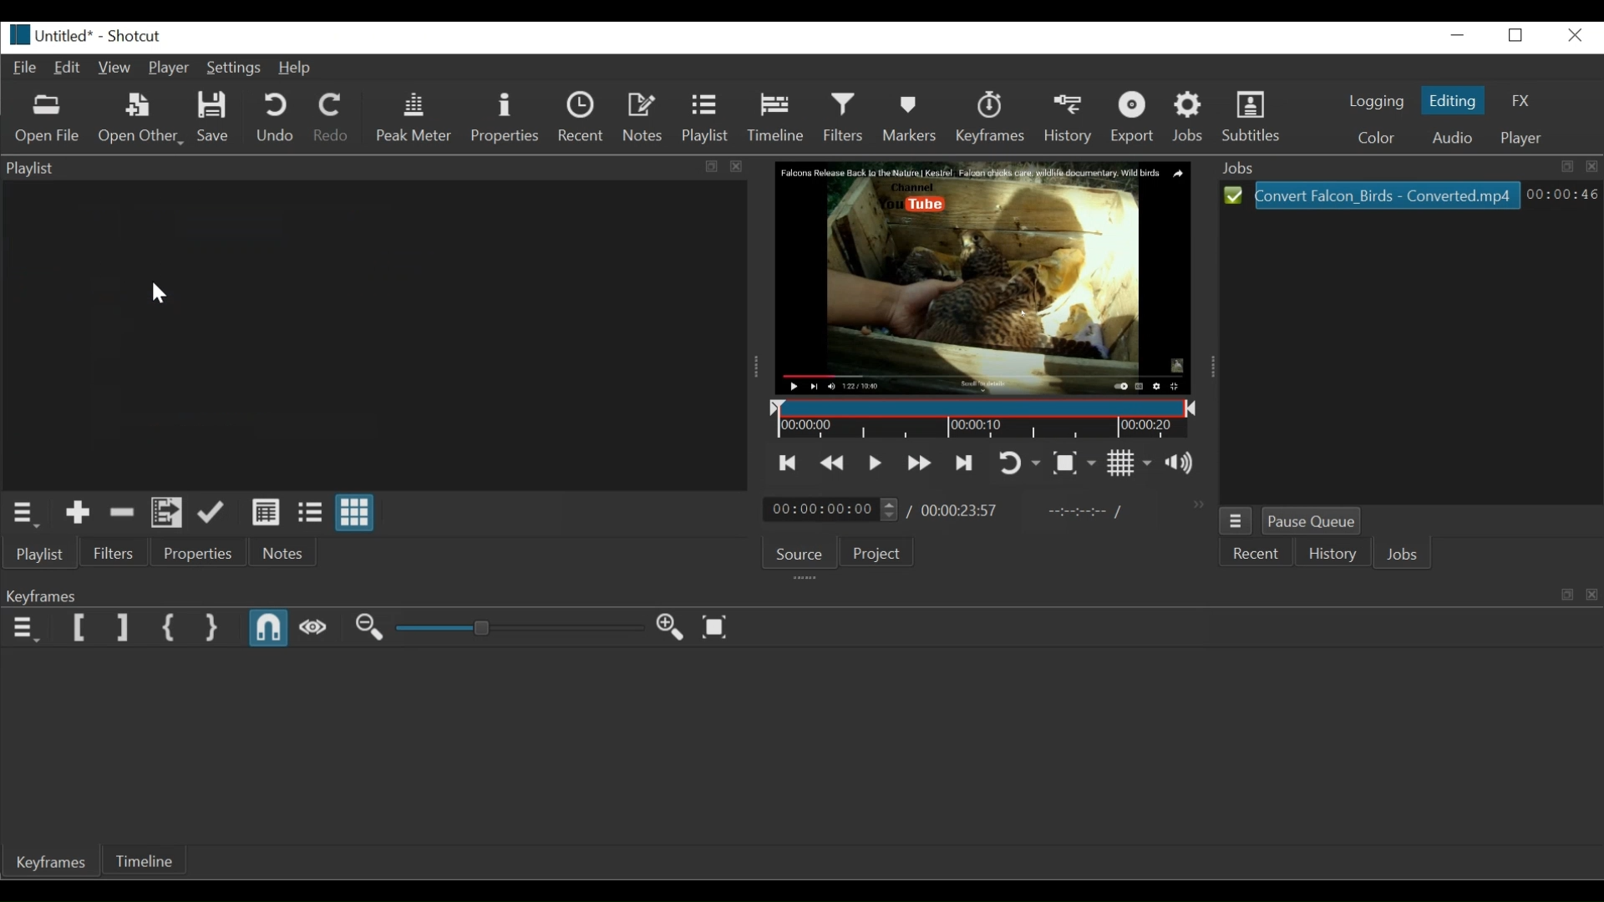  What do you see at coordinates (1515, 37) in the screenshot?
I see `Restore` at bounding box center [1515, 37].